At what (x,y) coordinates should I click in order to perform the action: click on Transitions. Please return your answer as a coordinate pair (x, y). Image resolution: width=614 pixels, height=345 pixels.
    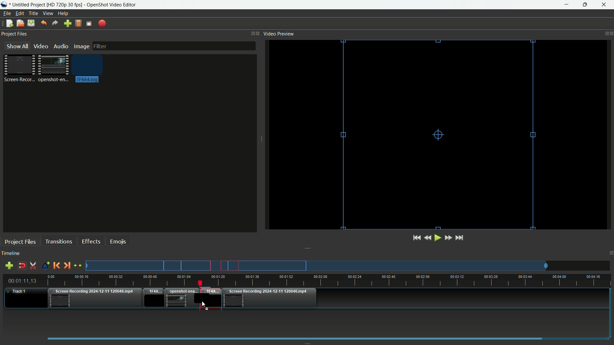
    Looking at the image, I should click on (59, 241).